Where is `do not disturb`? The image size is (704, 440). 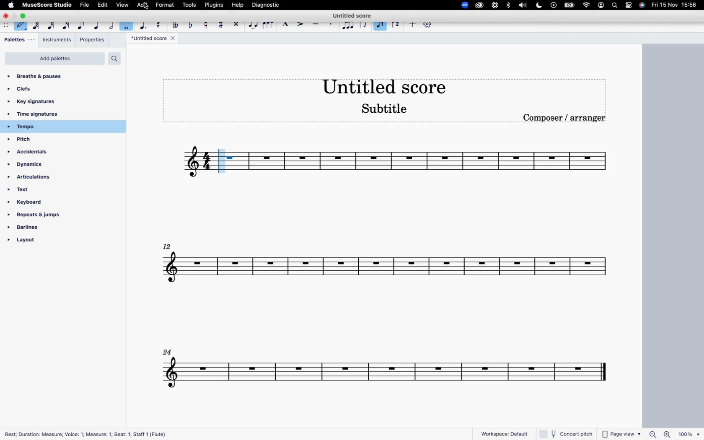
do not disturb is located at coordinates (539, 5).